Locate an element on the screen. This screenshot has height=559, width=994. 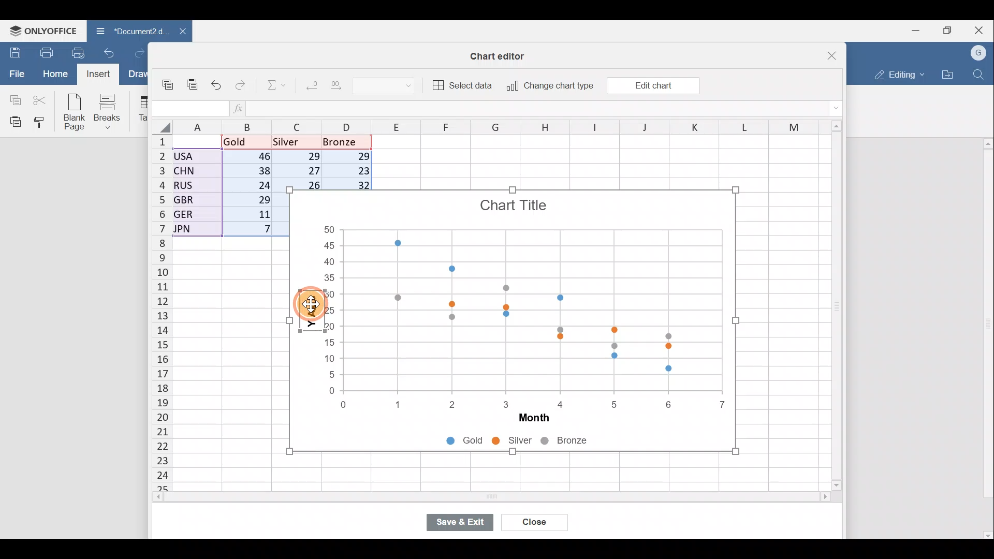
Paste is located at coordinates (193, 80).